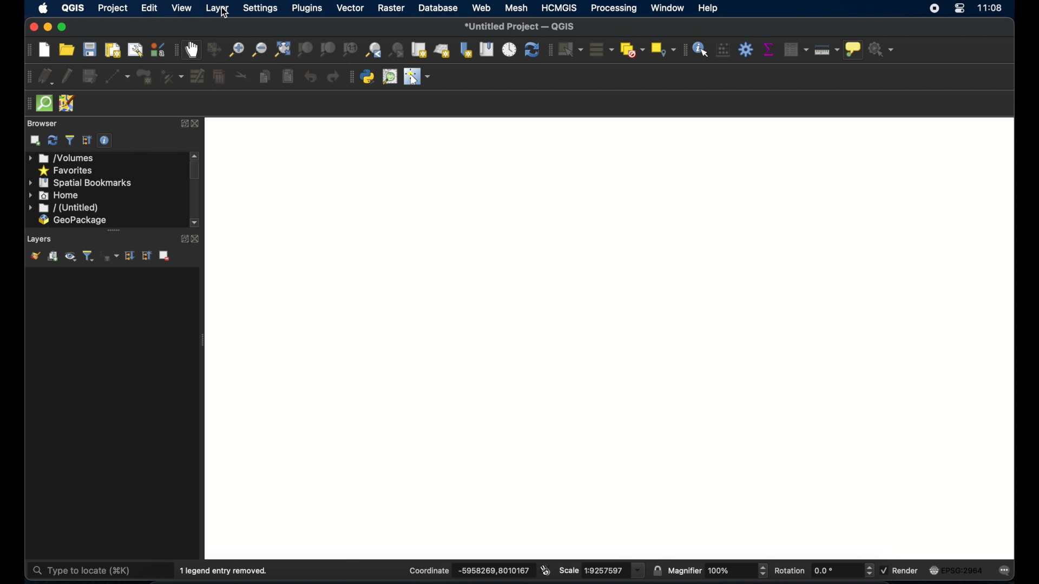 The height and width of the screenshot is (584, 1039). I want to click on pan map, so click(194, 50).